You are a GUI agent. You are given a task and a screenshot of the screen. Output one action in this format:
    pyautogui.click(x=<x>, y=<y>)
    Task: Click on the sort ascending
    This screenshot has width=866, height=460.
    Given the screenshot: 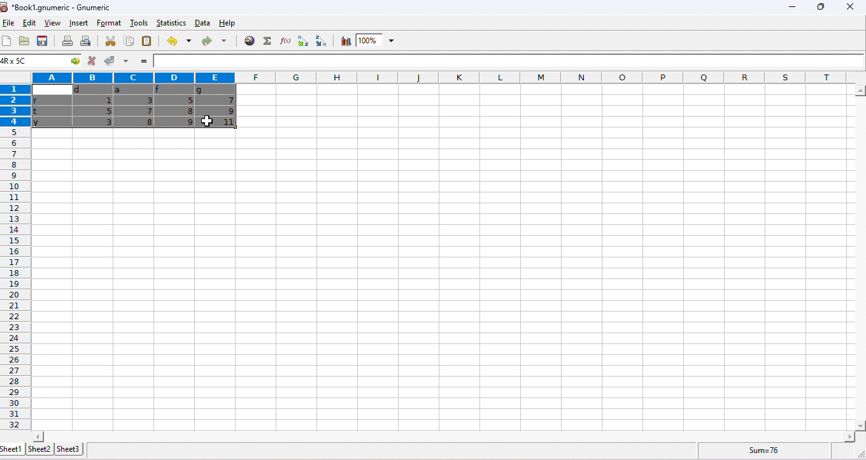 What is the action you would take?
    pyautogui.click(x=301, y=41)
    